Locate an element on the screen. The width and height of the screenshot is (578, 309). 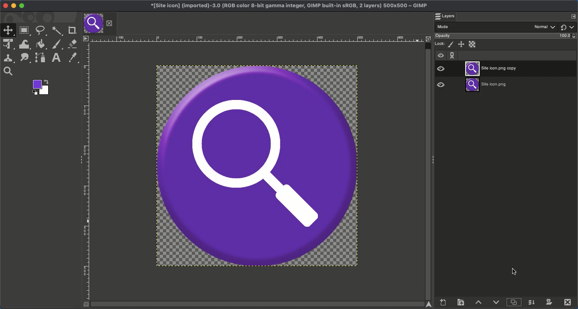
Lock is located at coordinates (440, 43).